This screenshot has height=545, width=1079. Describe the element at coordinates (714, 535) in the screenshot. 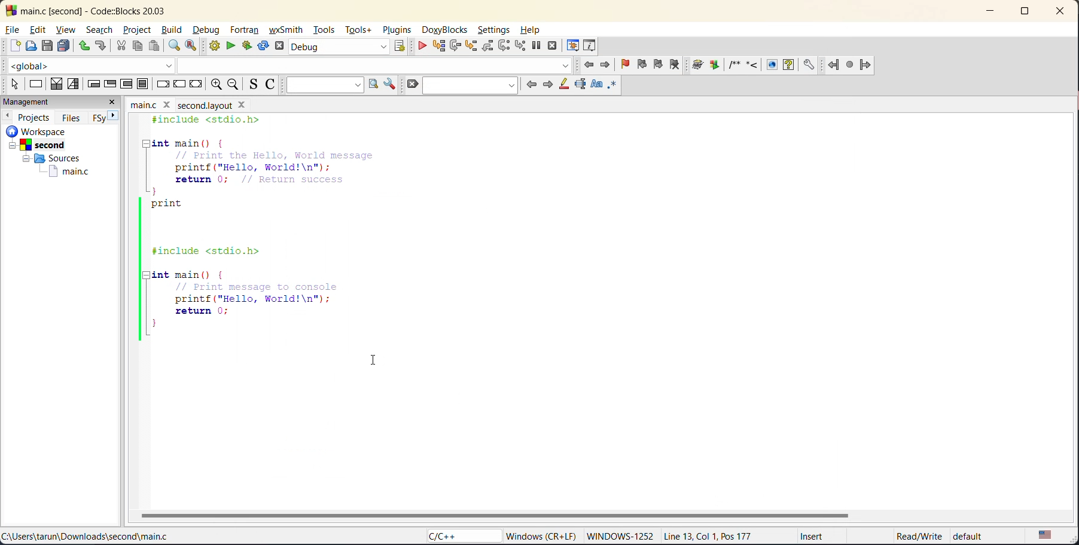

I see `Line 13, Col 1, Pos 177` at that location.